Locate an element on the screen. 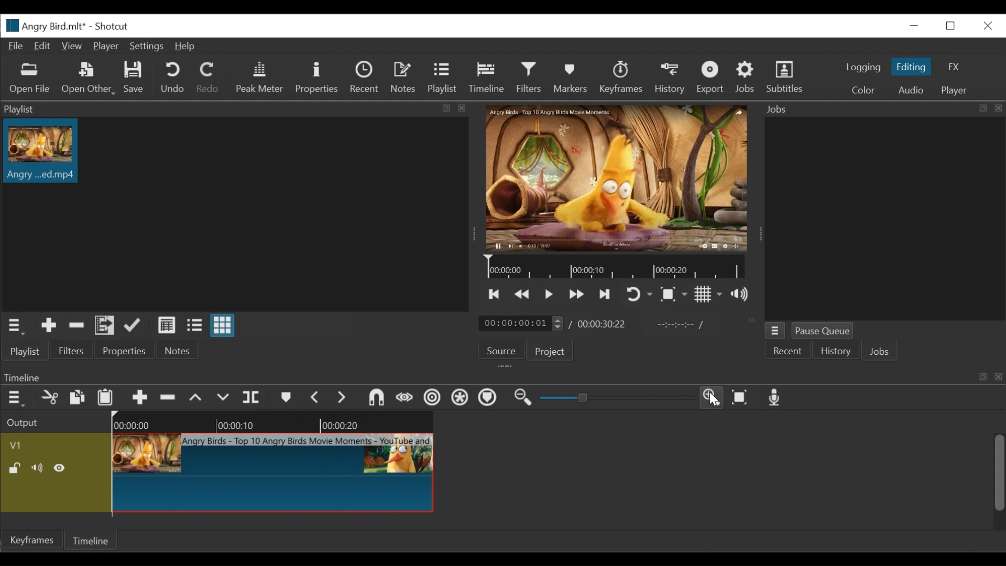 The width and height of the screenshot is (1006, 566). View as details is located at coordinates (166, 325).